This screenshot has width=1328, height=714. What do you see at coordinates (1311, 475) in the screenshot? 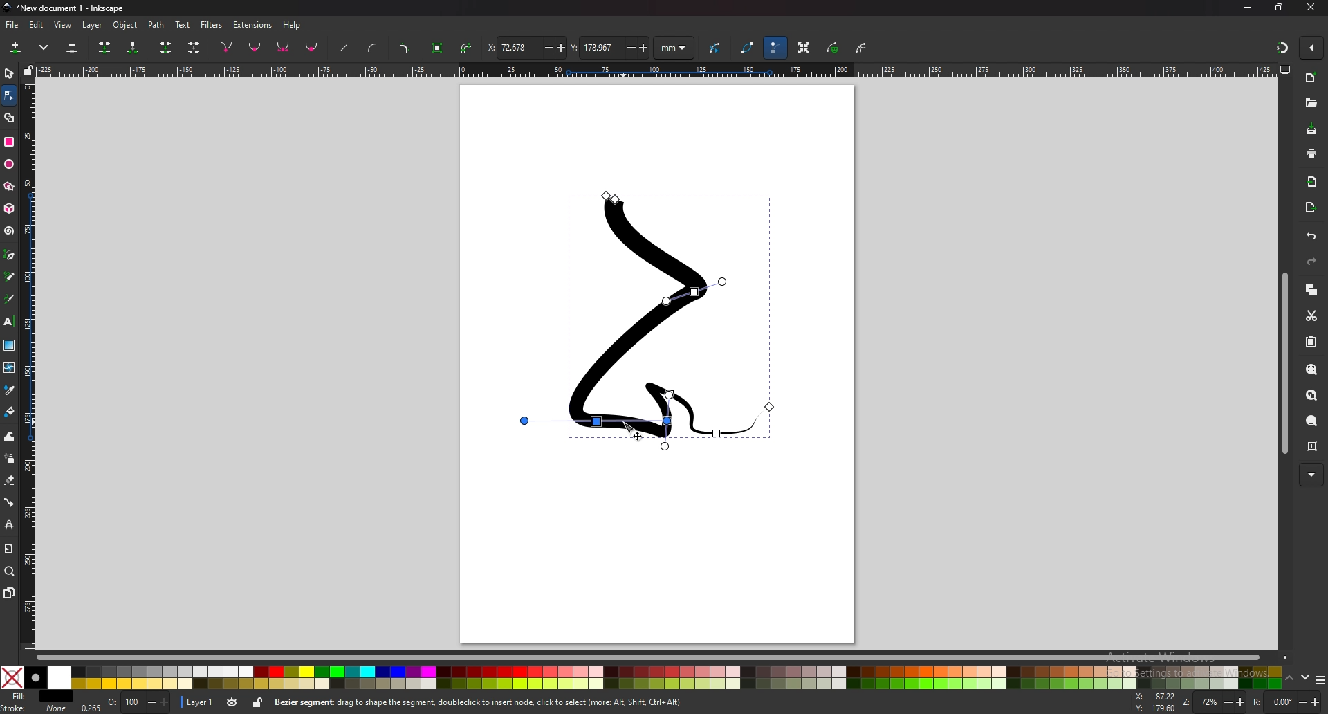
I see `more` at bounding box center [1311, 475].